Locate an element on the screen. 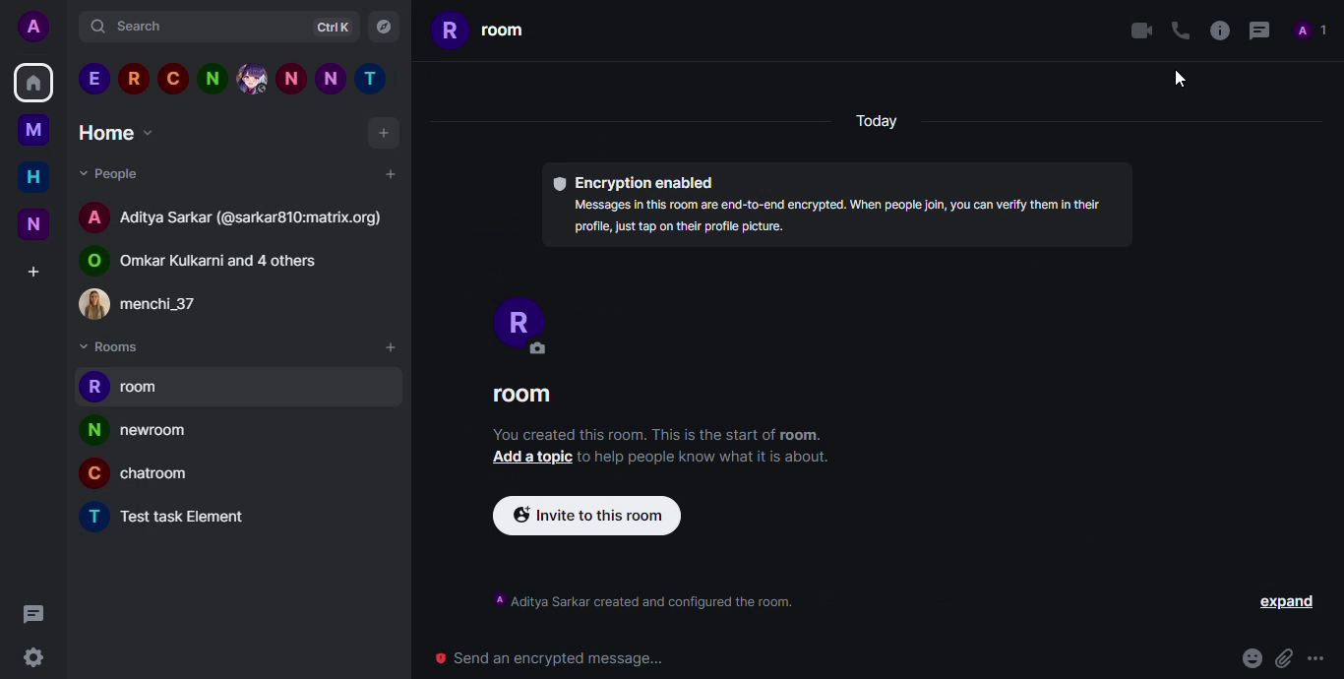 Image resolution: width=1344 pixels, height=679 pixels. add is located at coordinates (386, 136).